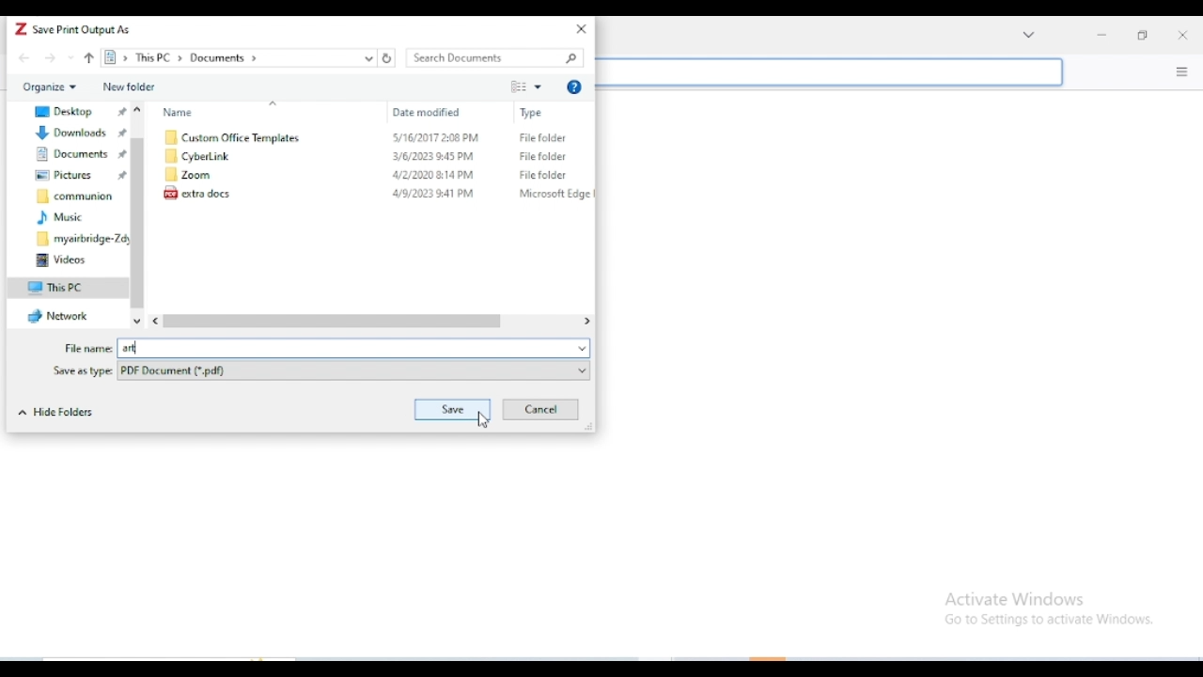  What do you see at coordinates (236, 58) in the screenshot?
I see `> This PC > Documents >` at bounding box center [236, 58].